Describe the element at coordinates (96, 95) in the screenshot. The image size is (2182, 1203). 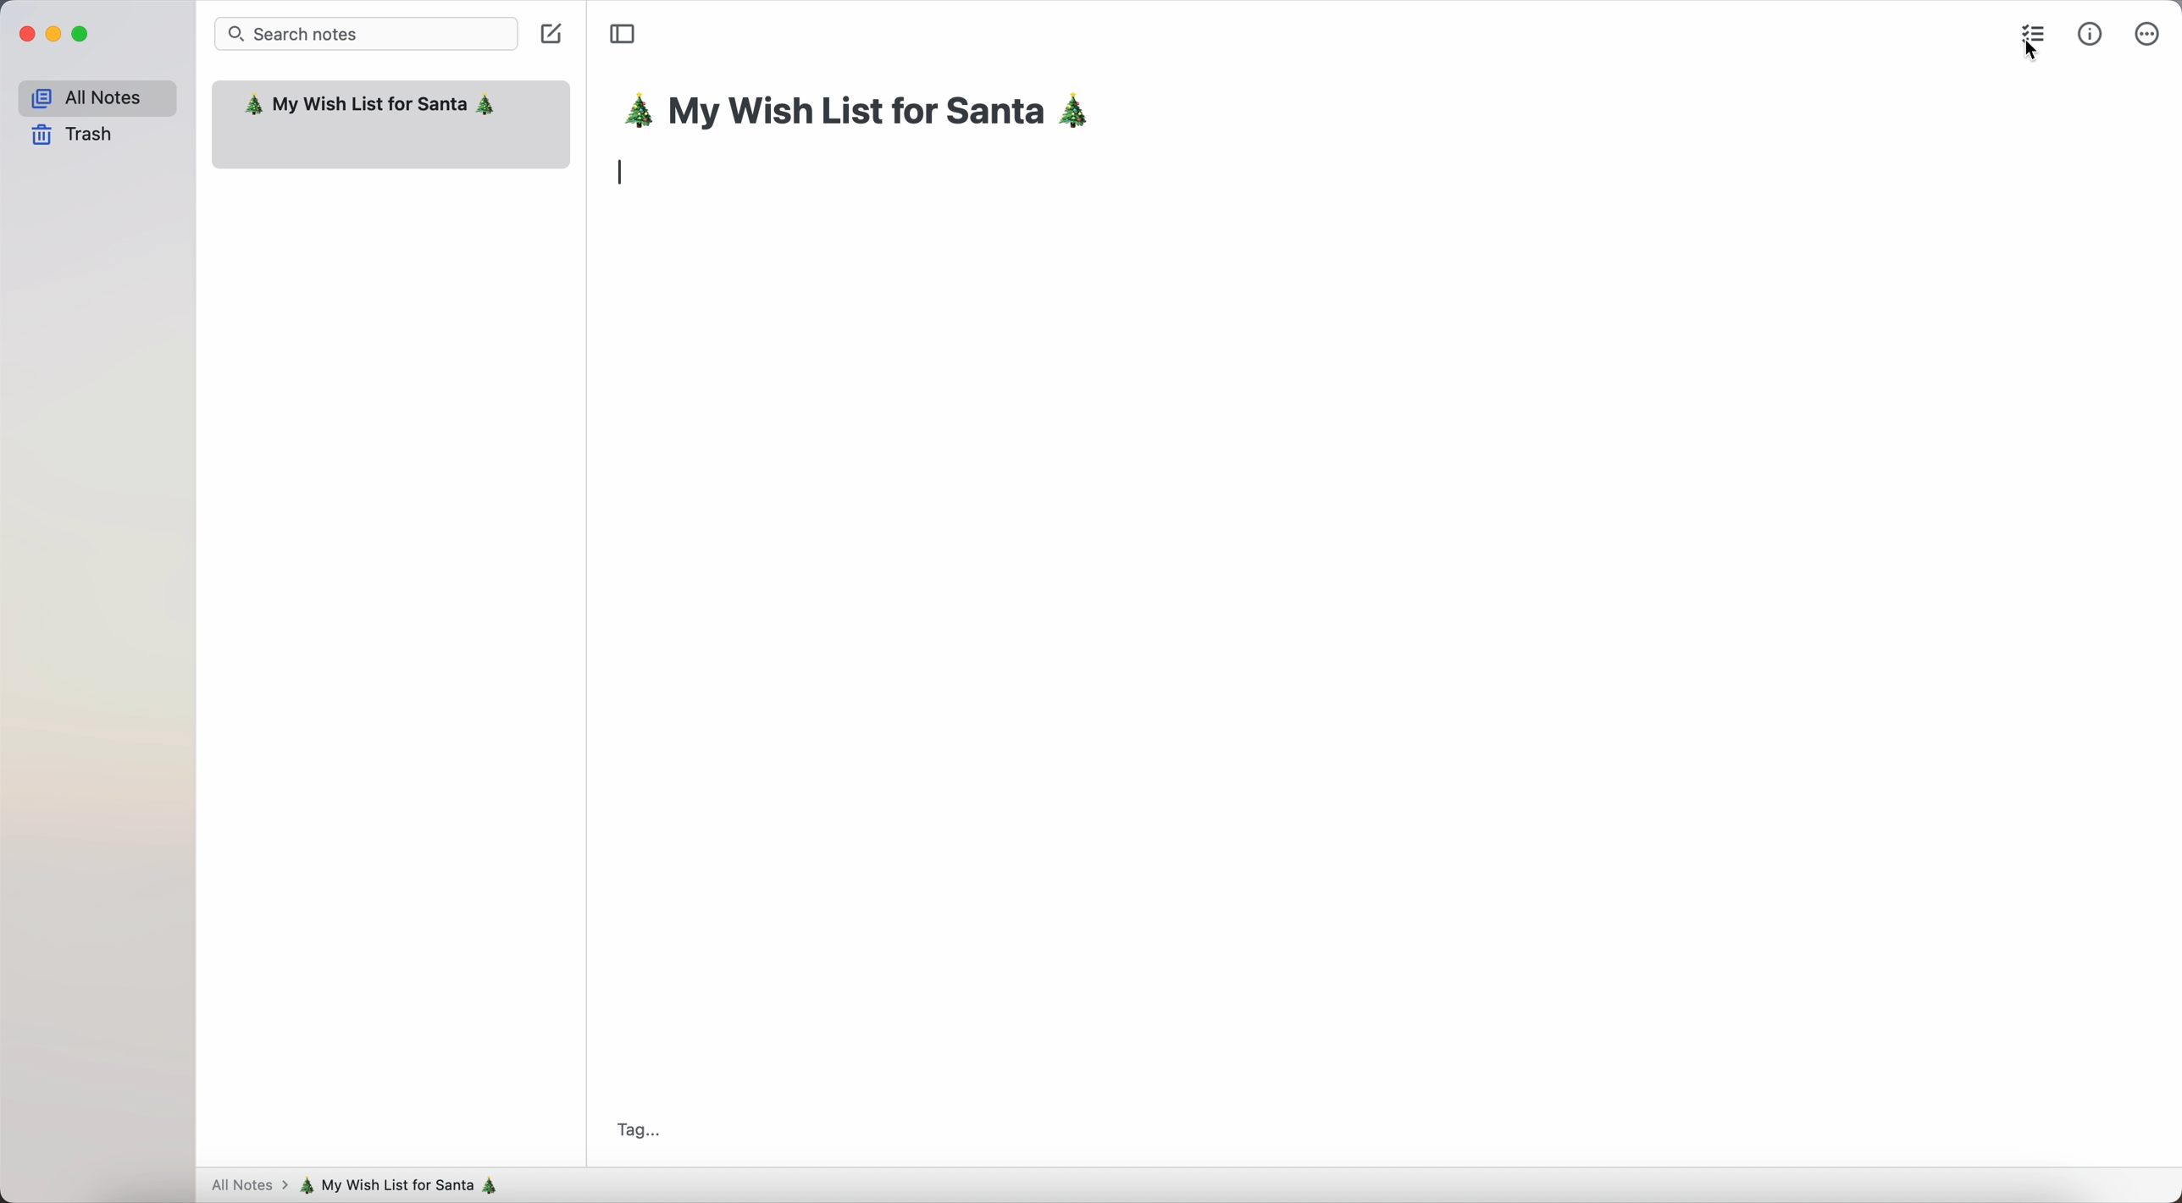
I see `all notes` at that location.